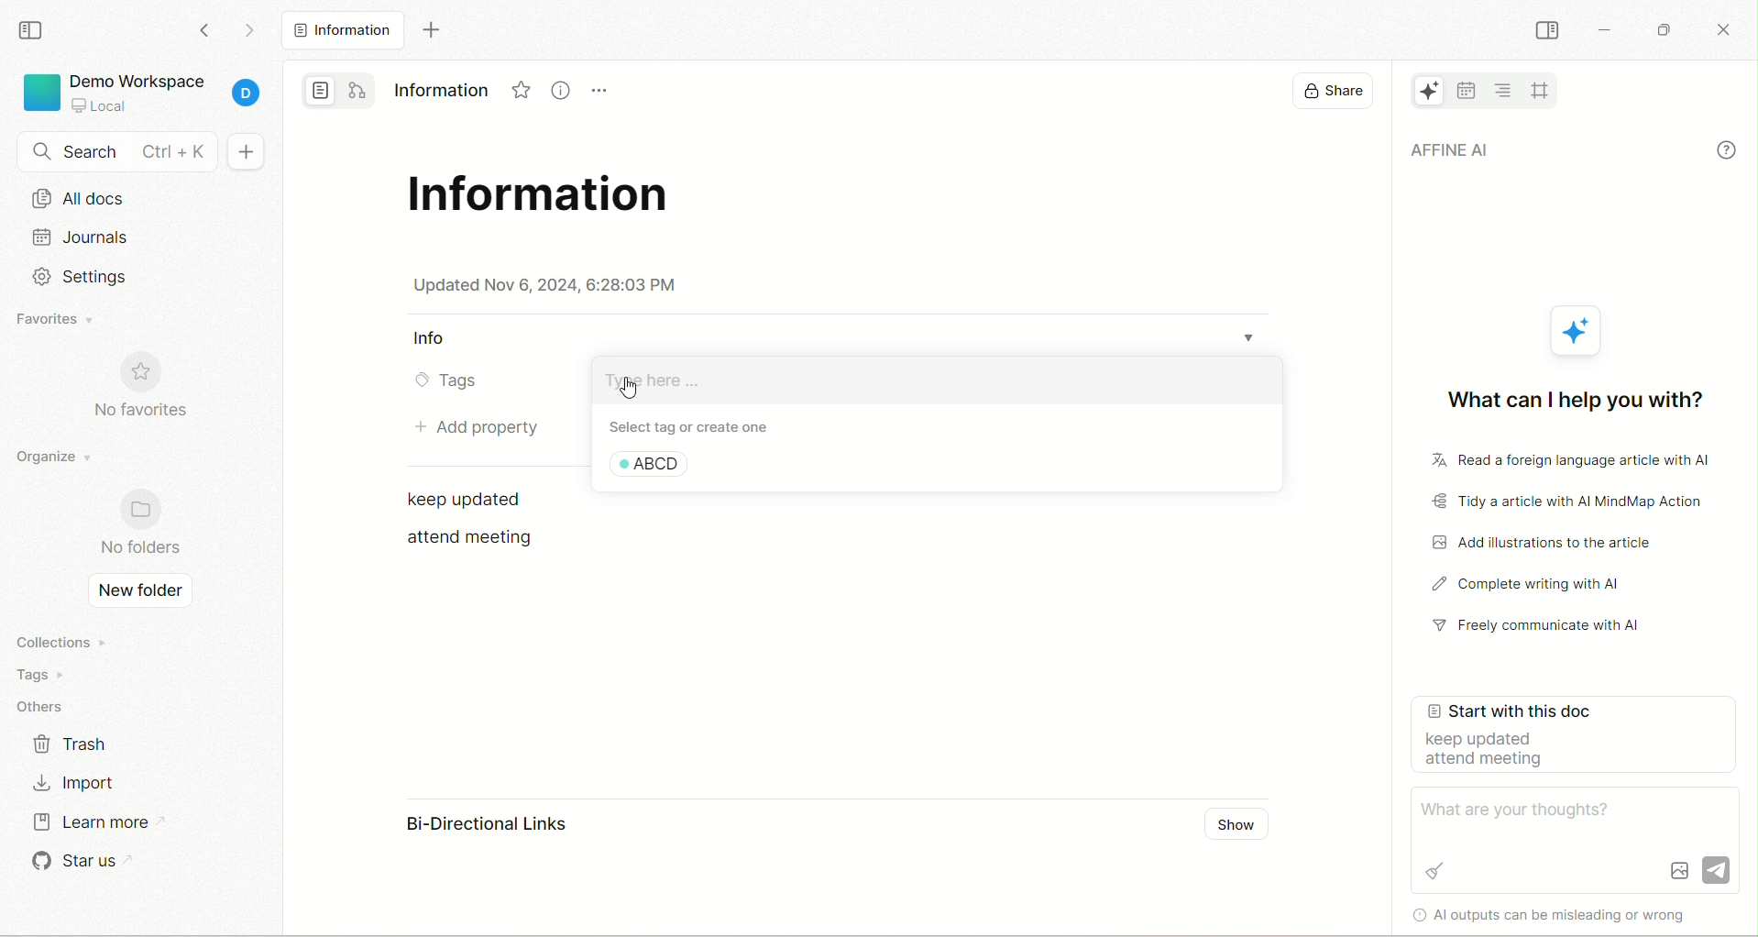 This screenshot has width=1758, height=937. I want to click on date & time, so click(546, 285).